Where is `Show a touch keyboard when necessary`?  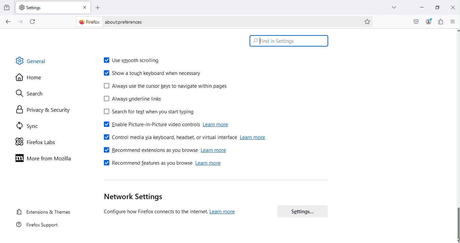
Show a touch keyboard when necessary is located at coordinates (153, 74).